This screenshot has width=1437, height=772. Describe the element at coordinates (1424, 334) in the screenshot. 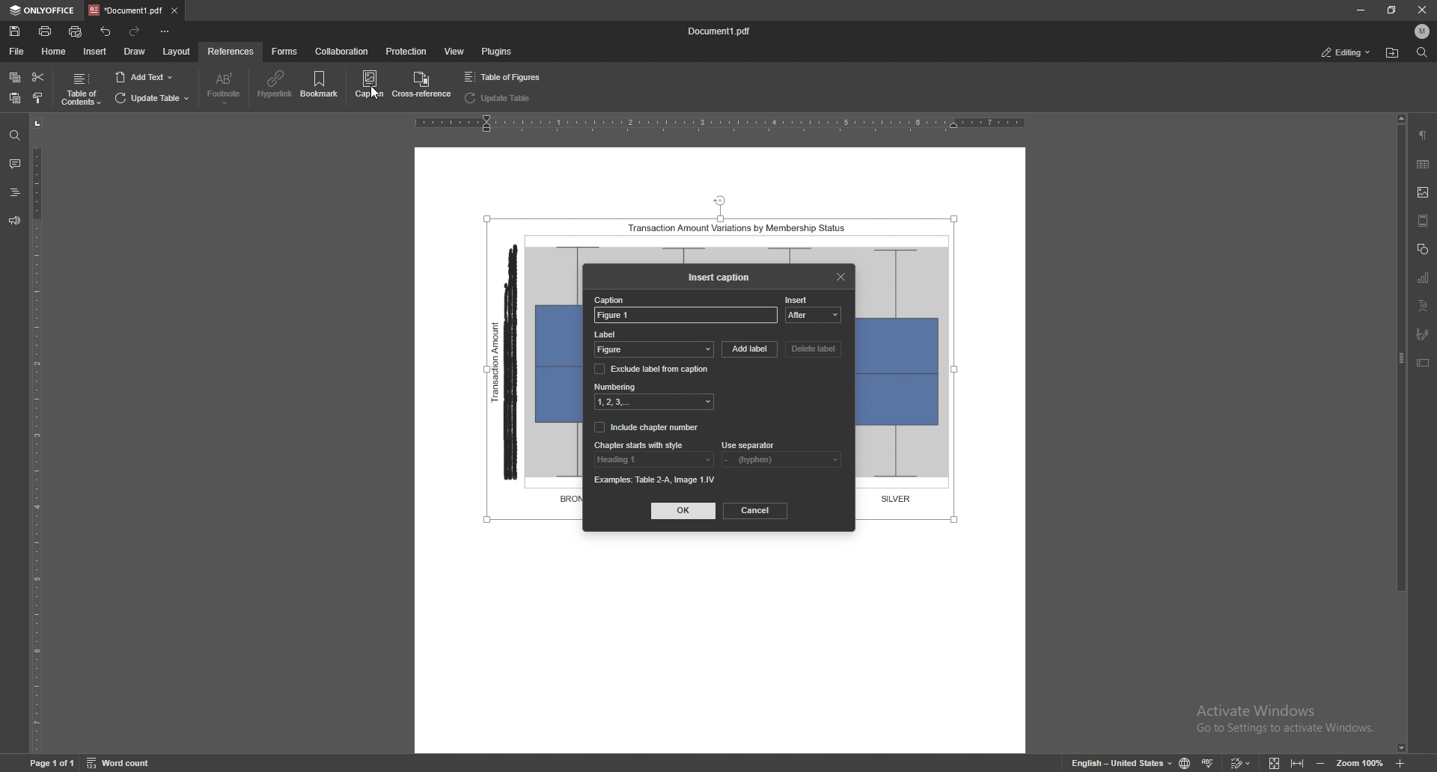

I see `signature` at that location.